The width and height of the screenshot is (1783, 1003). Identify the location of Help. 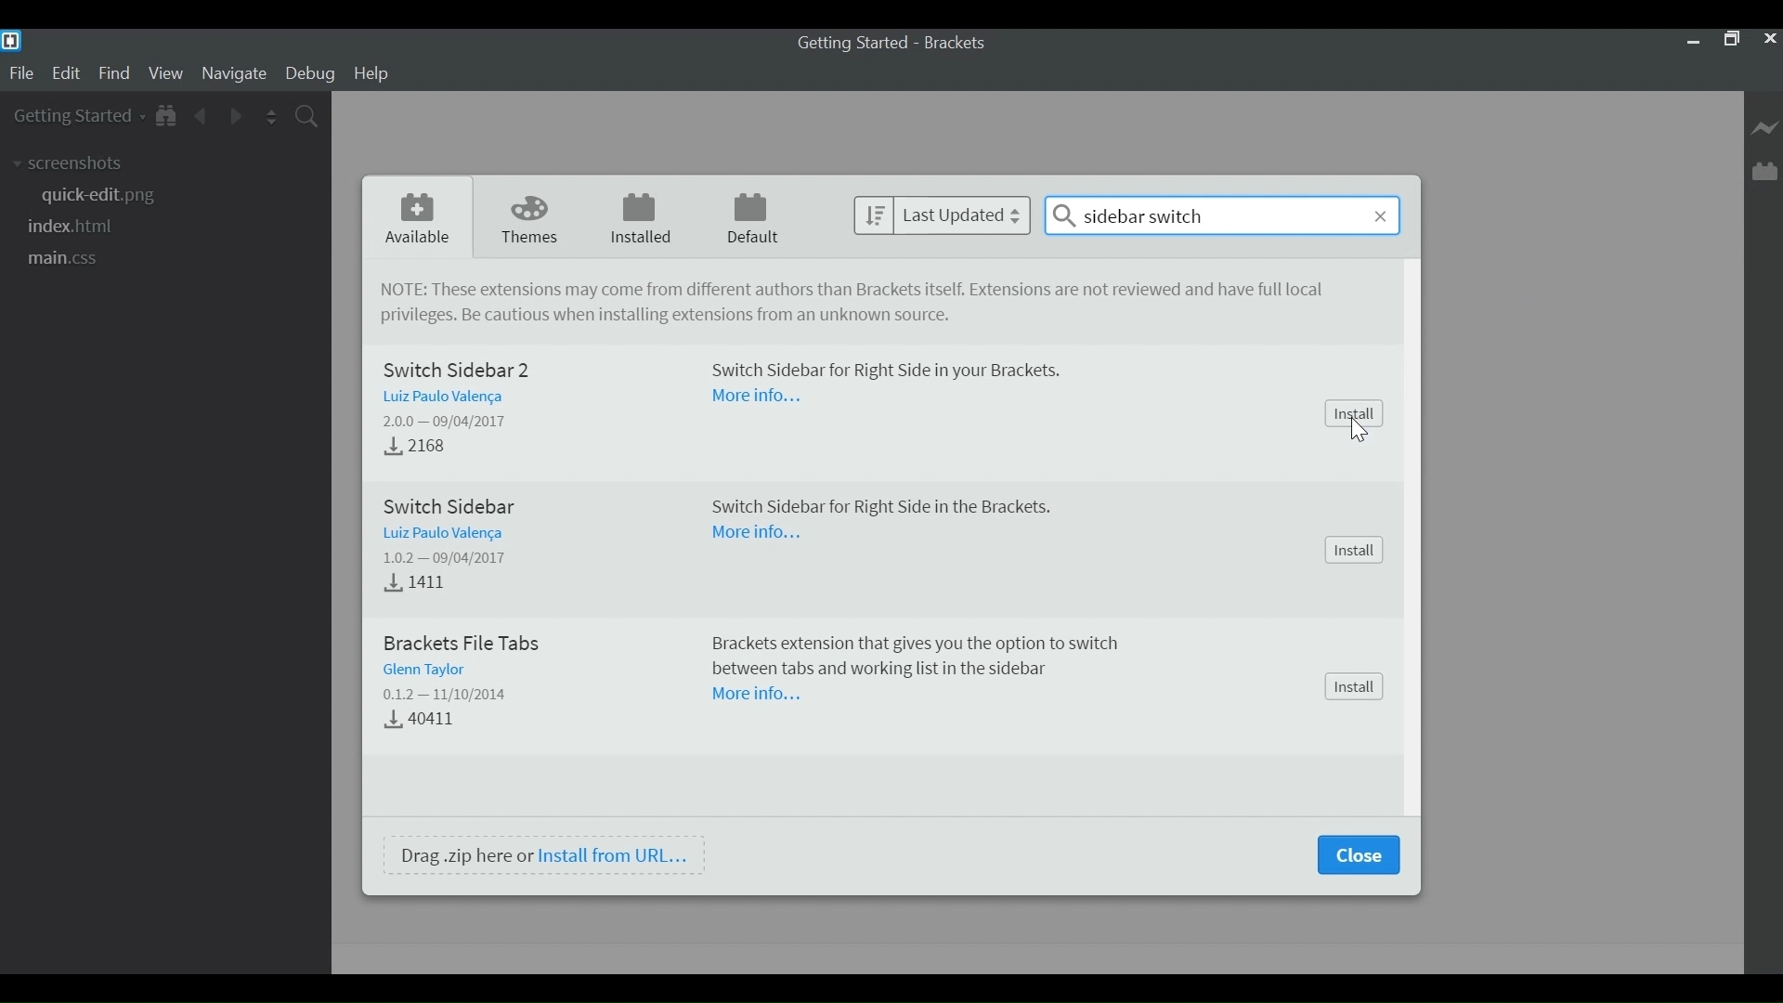
(372, 74).